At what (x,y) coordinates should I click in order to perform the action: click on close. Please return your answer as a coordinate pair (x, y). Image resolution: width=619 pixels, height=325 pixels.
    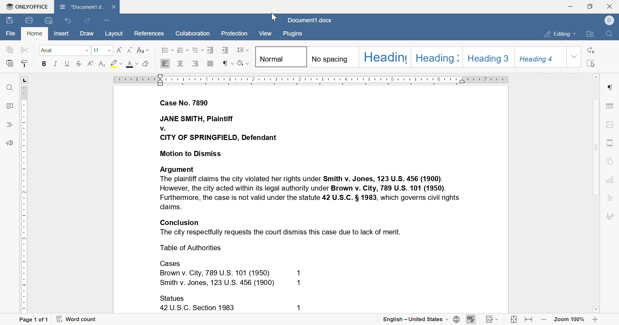
    Looking at the image, I should click on (609, 6).